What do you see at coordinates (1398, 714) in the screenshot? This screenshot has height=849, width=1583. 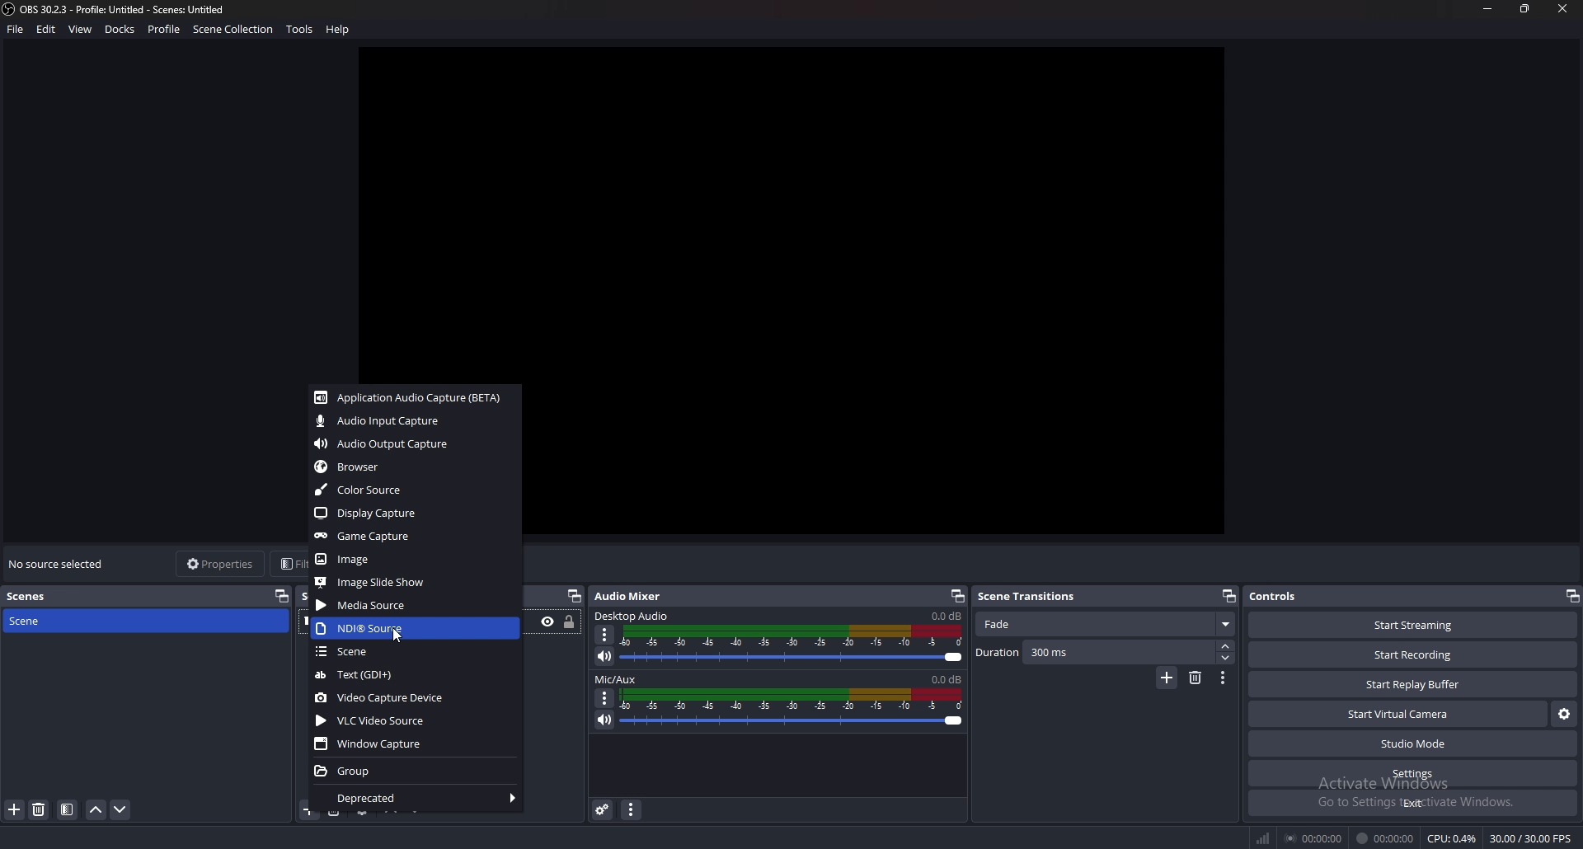 I see `start virtual camera` at bounding box center [1398, 714].